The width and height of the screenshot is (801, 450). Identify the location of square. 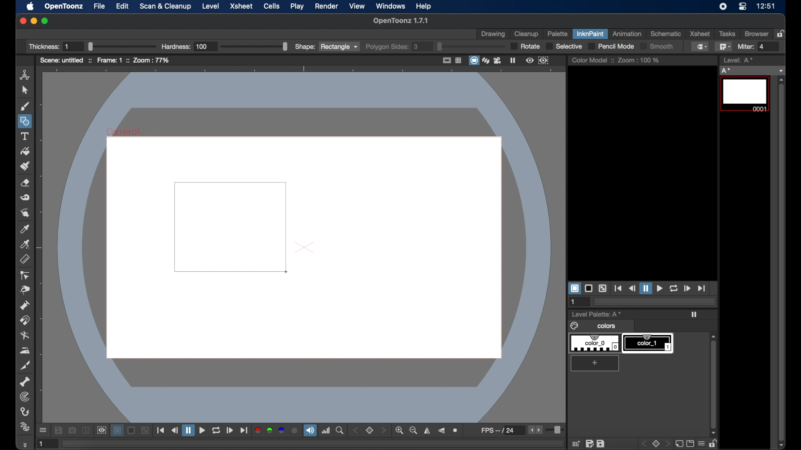
(243, 233).